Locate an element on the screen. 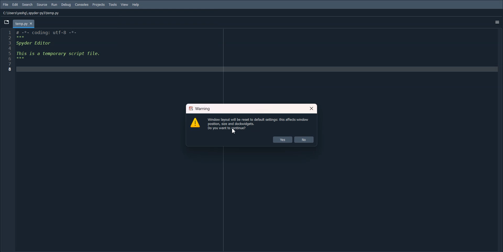  Projects is located at coordinates (99, 5).